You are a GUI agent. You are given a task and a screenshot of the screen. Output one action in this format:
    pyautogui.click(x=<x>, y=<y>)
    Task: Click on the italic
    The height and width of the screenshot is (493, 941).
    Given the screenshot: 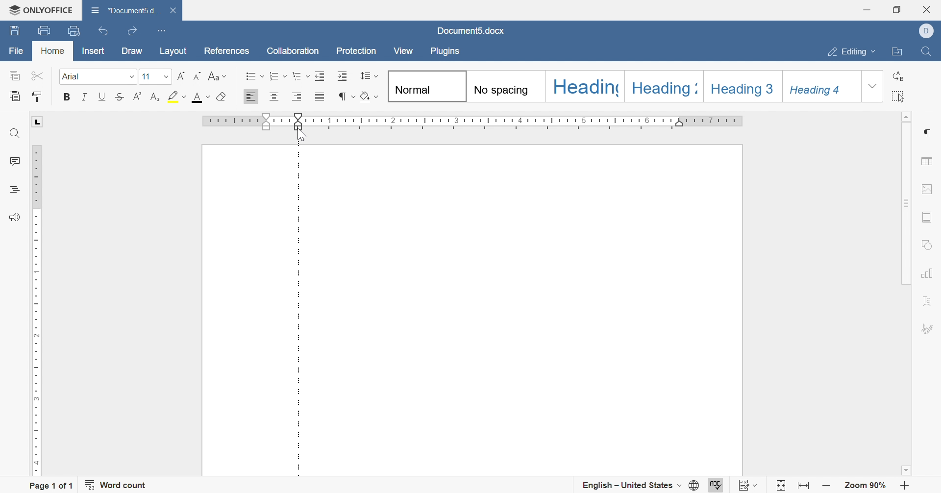 What is the action you would take?
    pyautogui.click(x=84, y=97)
    